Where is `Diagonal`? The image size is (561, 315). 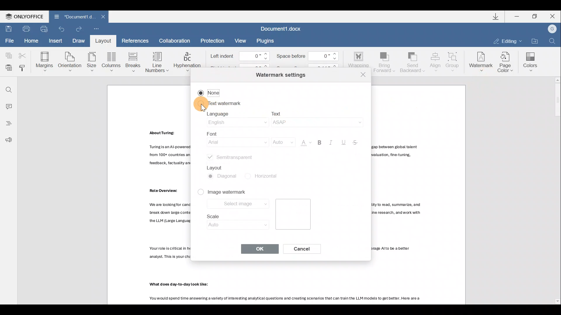
Diagonal is located at coordinates (223, 178).